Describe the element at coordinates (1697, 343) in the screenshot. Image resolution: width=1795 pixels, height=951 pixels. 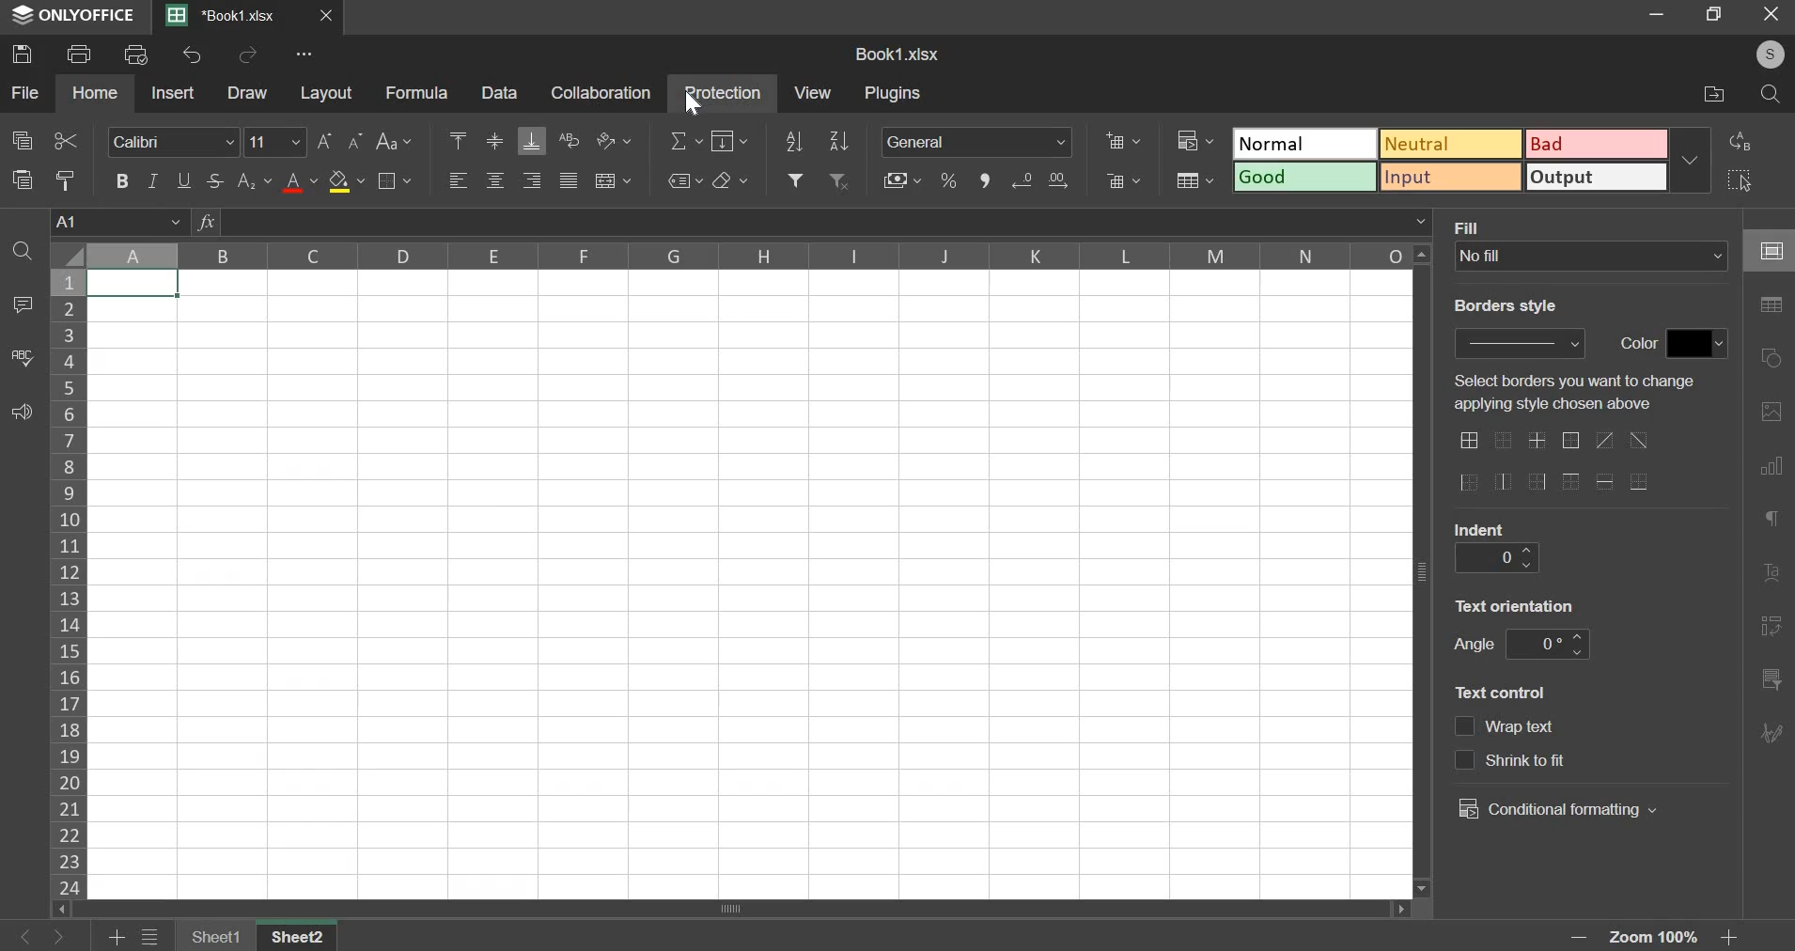
I see `fill color` at that location.